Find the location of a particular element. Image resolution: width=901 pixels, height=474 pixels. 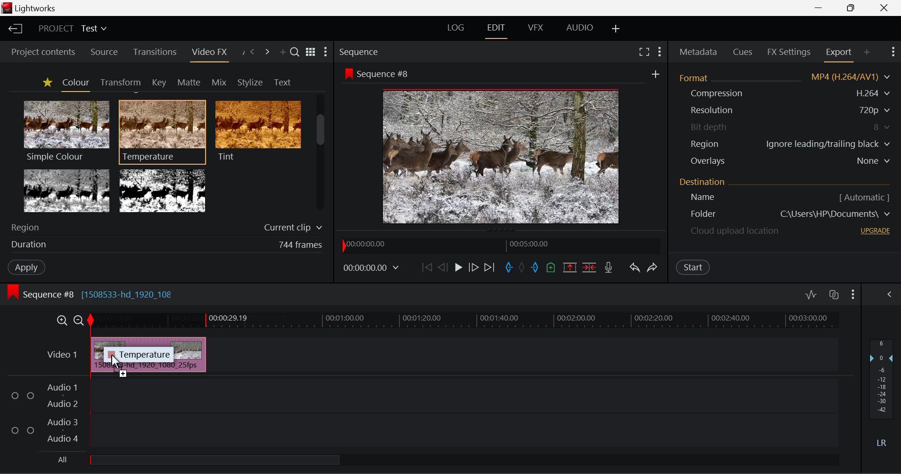

Key is located at coordinates (159, 82).